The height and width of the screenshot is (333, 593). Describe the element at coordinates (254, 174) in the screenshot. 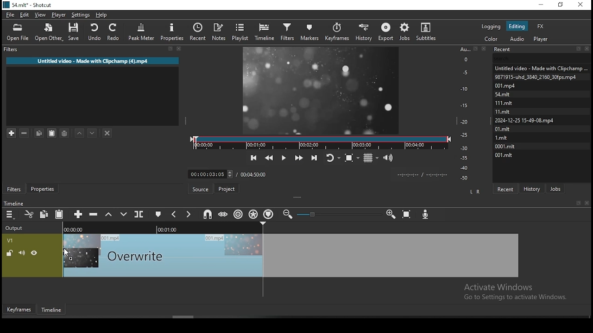

I see `total time` at that location.